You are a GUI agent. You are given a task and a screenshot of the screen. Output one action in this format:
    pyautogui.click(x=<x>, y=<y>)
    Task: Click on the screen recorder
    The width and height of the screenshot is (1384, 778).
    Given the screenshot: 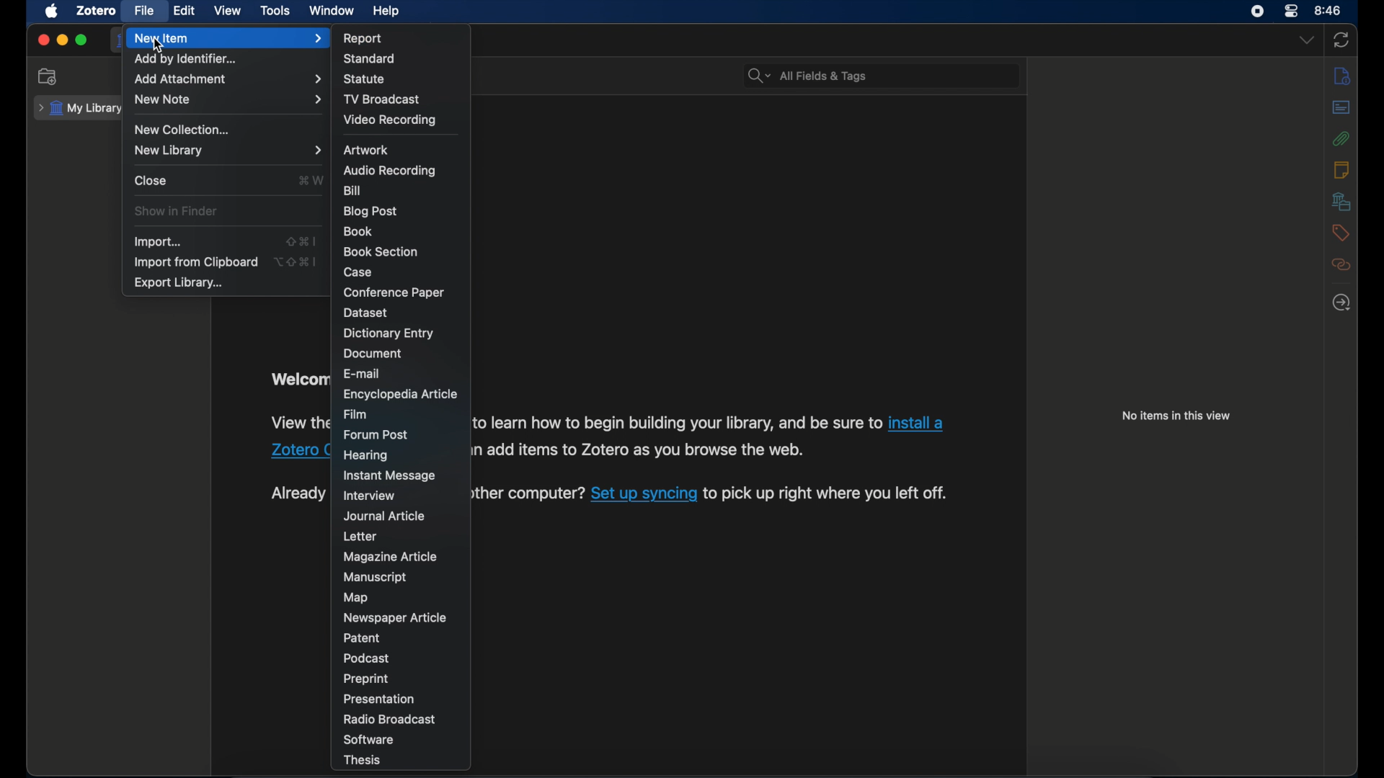 What is the action you would take?
    pyautogui.click(x=1257, y=11)
    